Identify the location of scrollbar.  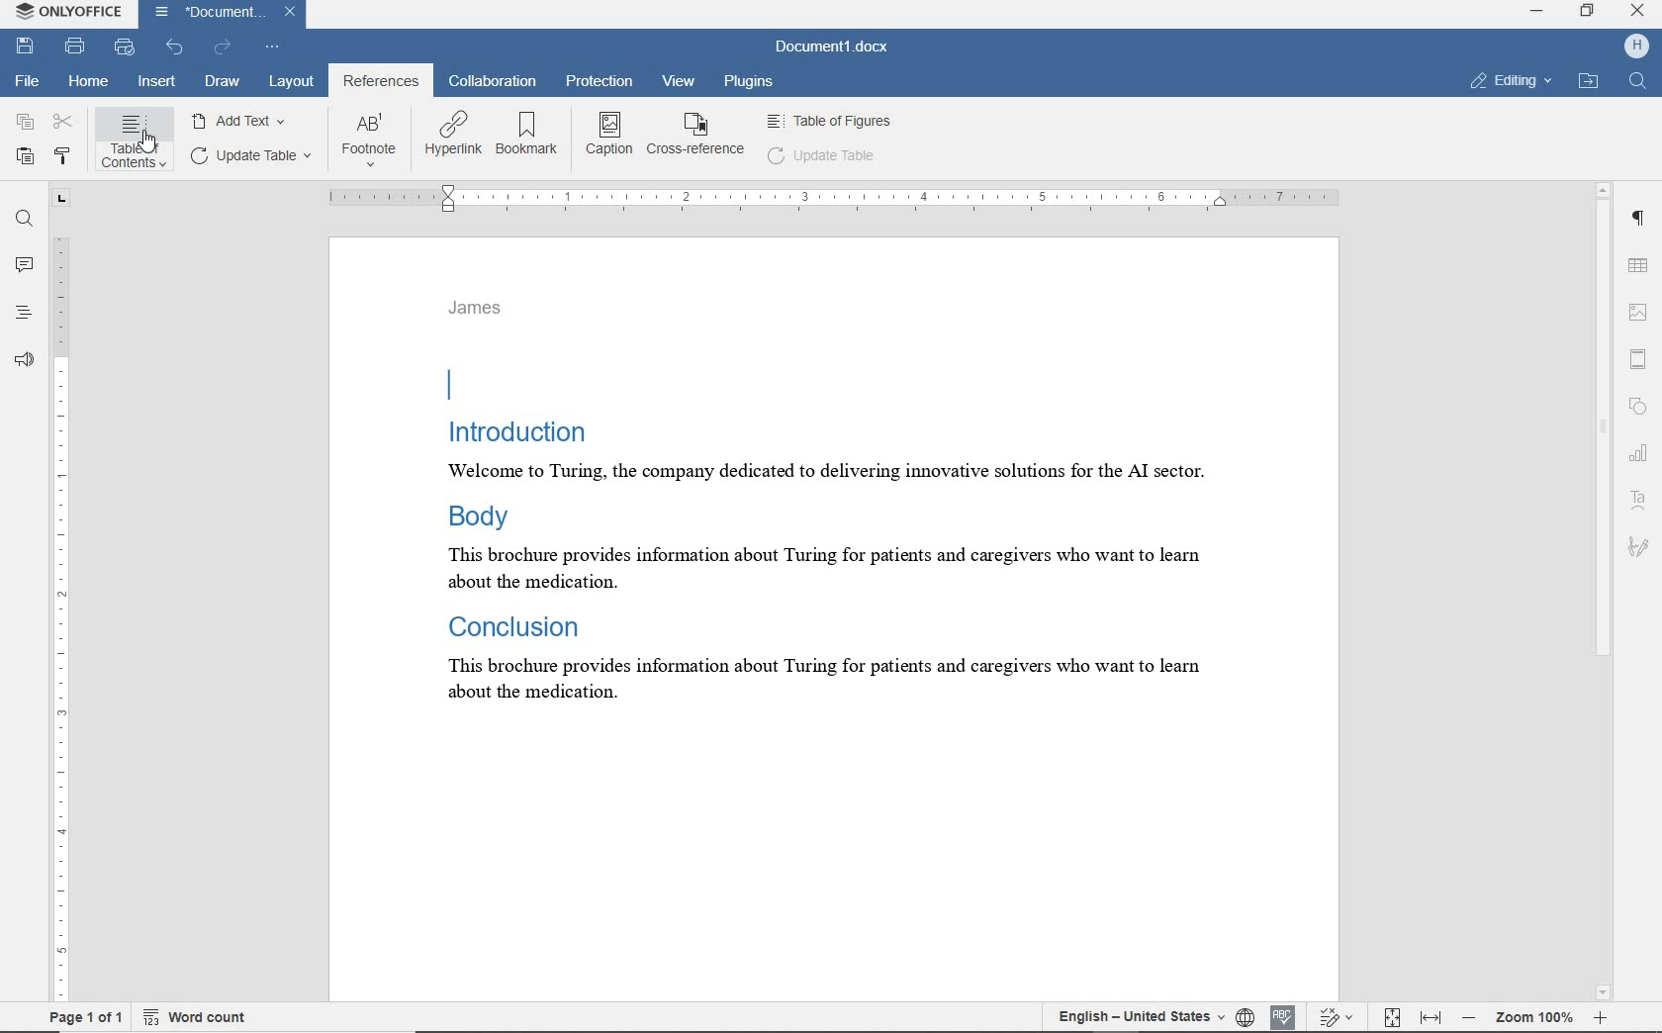
(1607, 591).